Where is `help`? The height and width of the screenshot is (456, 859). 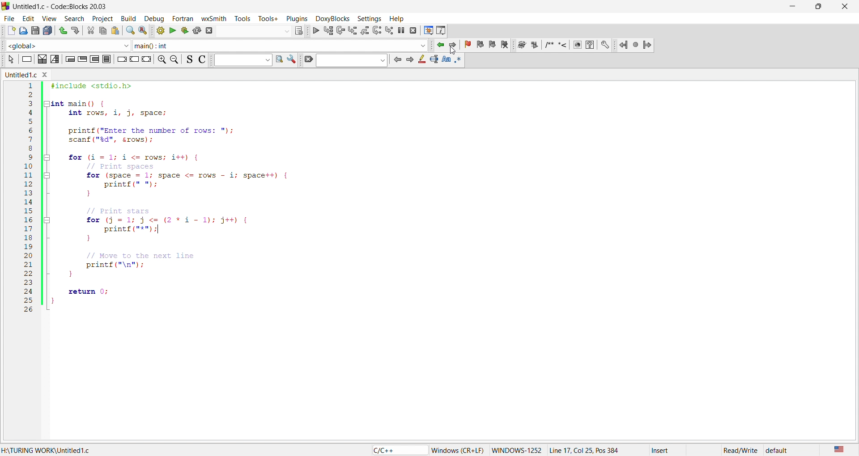
help is located at coordinates (395, 17).